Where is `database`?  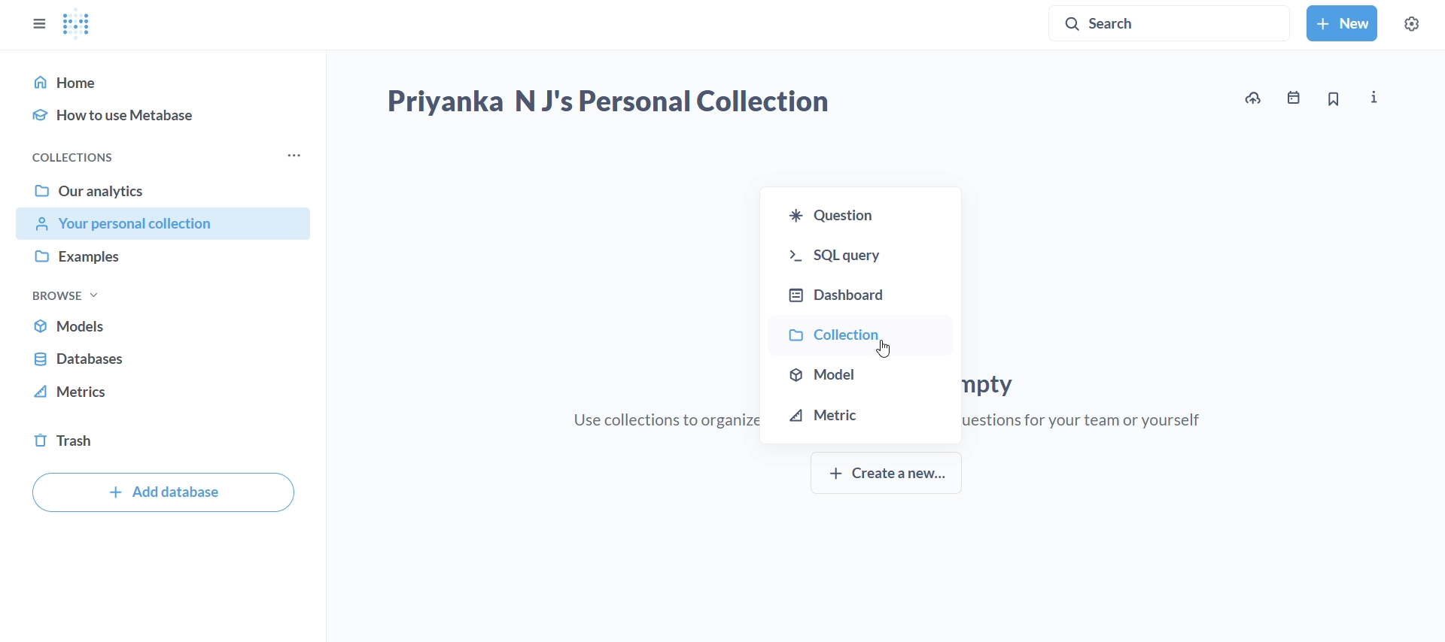 database is located at coordinates (163, 358).